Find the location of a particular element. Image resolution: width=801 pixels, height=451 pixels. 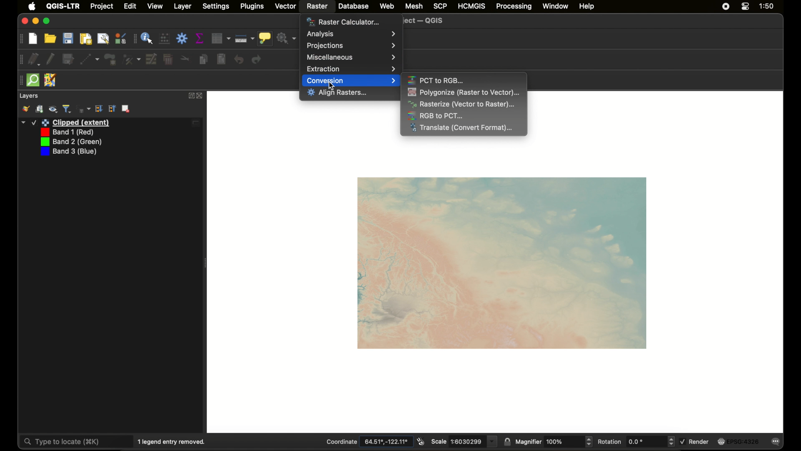

settings is located at coordinates (216, 7).